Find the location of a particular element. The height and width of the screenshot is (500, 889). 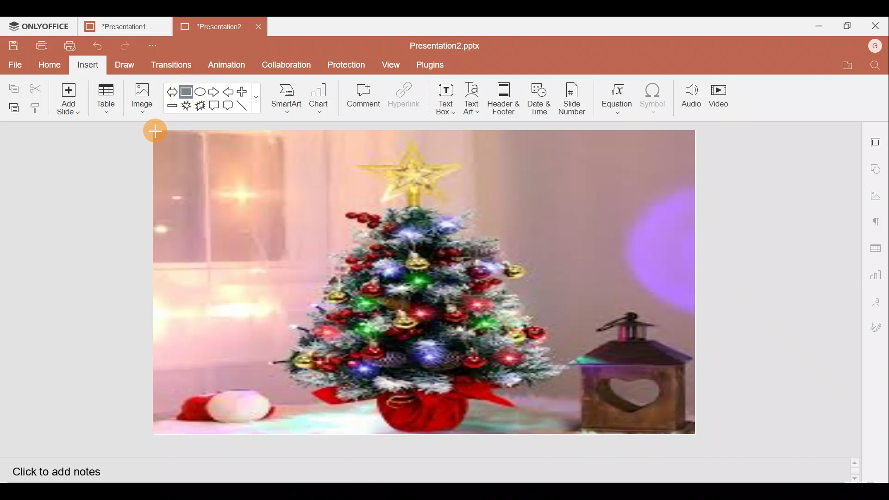

Insert is located at coordinates (89, 65).